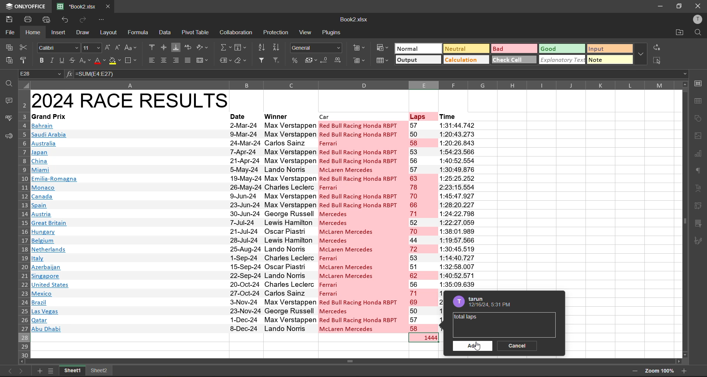 This screenshot has height=377, width=707. Describe the element at coordinates (493, 303) in the screenshot. I see `profile and timestamp` at that location.